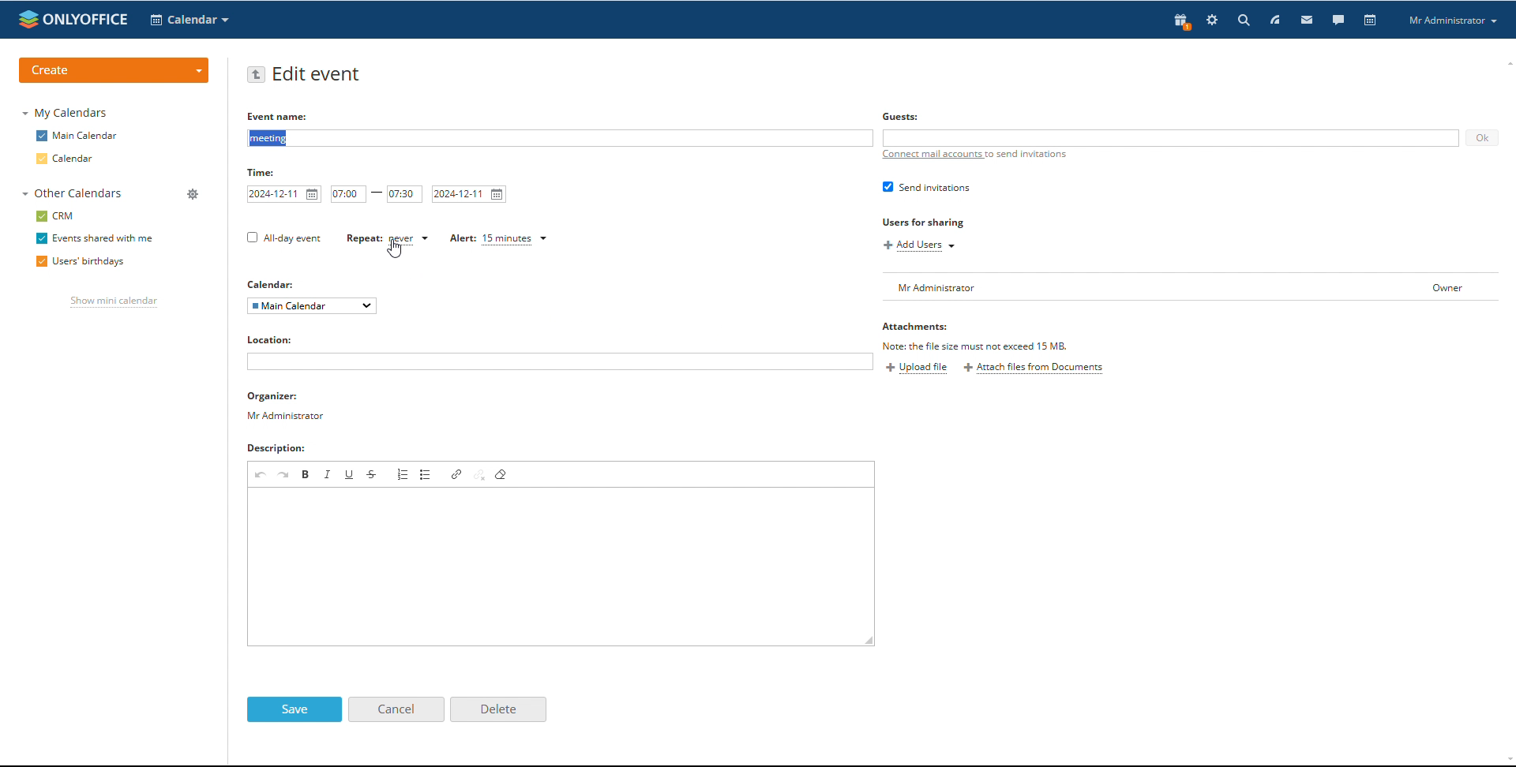 The height and width of the screenshot is (767, 1516). Describe the element at coordinates (66, 159) in the screenshot. I see `calendar` at that location.